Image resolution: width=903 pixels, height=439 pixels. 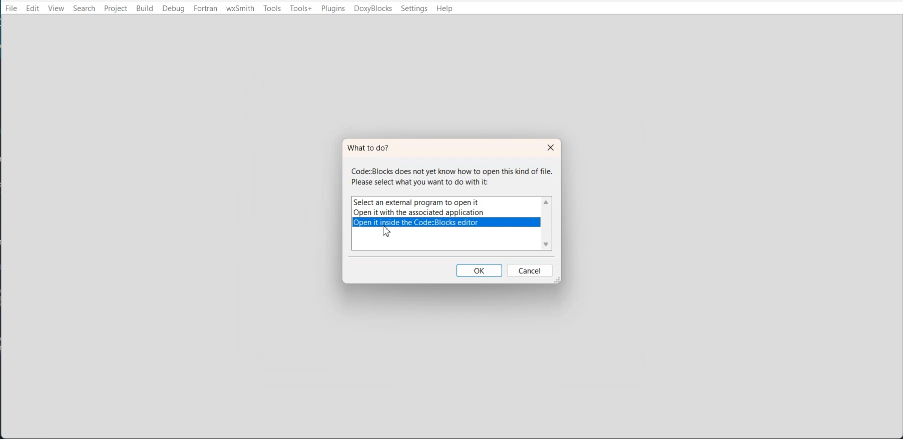 I want to click on OK, so click(x=480, y=270).